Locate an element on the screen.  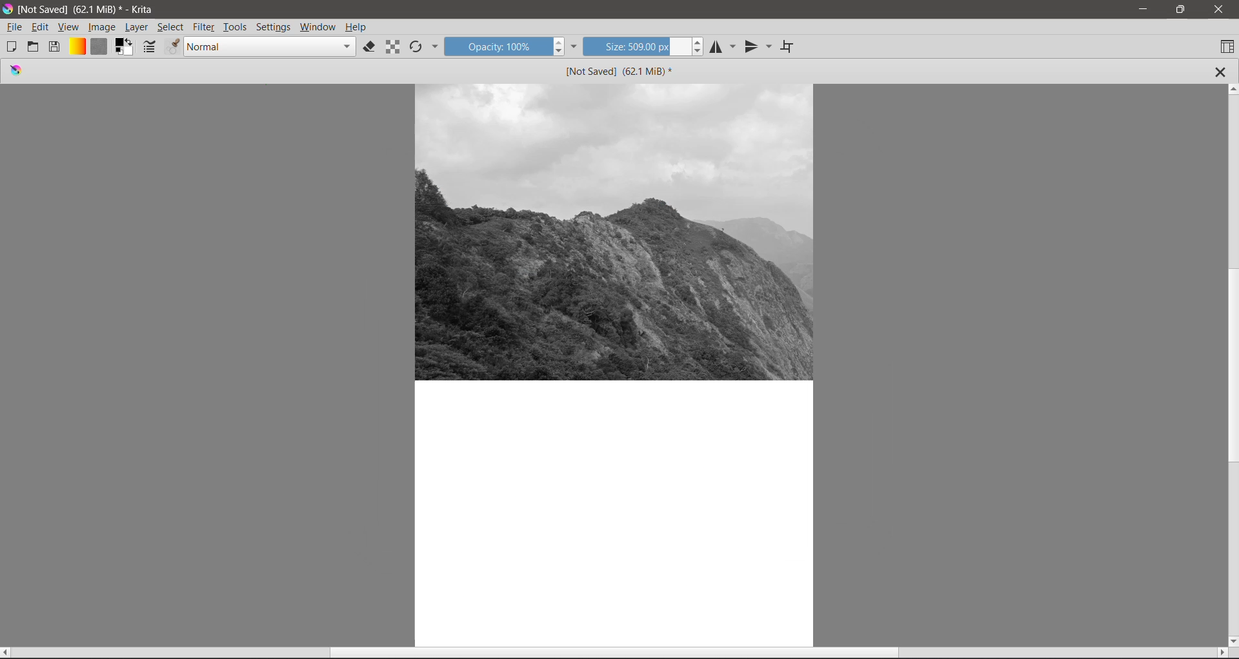
Edit brush settings is located at coordinates (150, 48).